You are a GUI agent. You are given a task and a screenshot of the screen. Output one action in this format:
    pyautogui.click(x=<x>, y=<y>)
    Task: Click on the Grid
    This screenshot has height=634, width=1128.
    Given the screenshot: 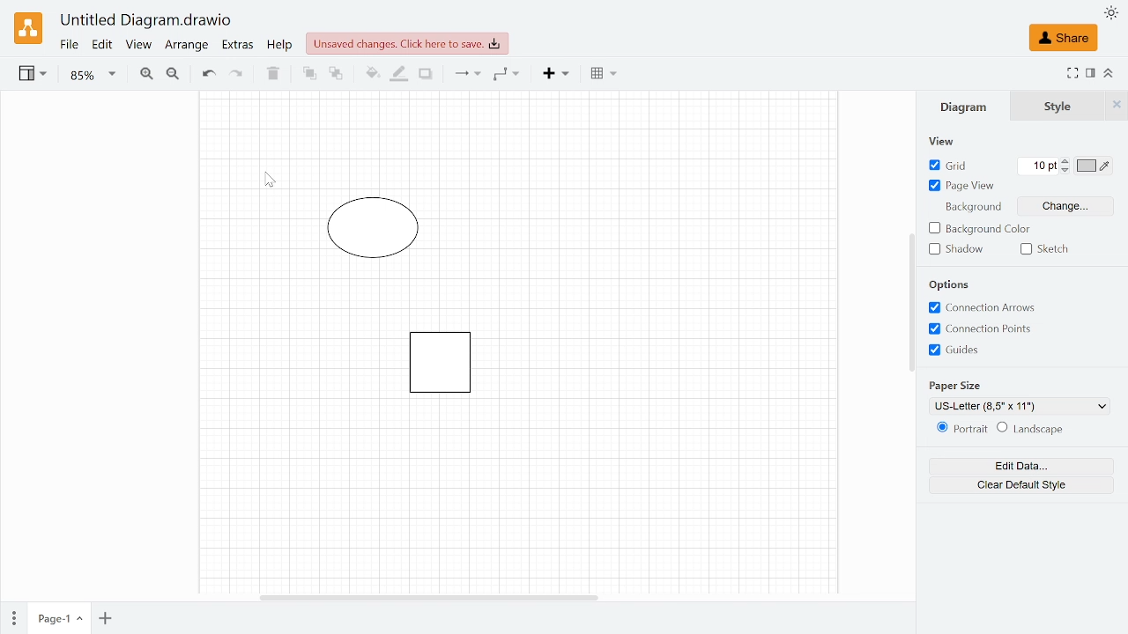 What is the action you would take?
    pyautogui.click(x=950, y=166)
    